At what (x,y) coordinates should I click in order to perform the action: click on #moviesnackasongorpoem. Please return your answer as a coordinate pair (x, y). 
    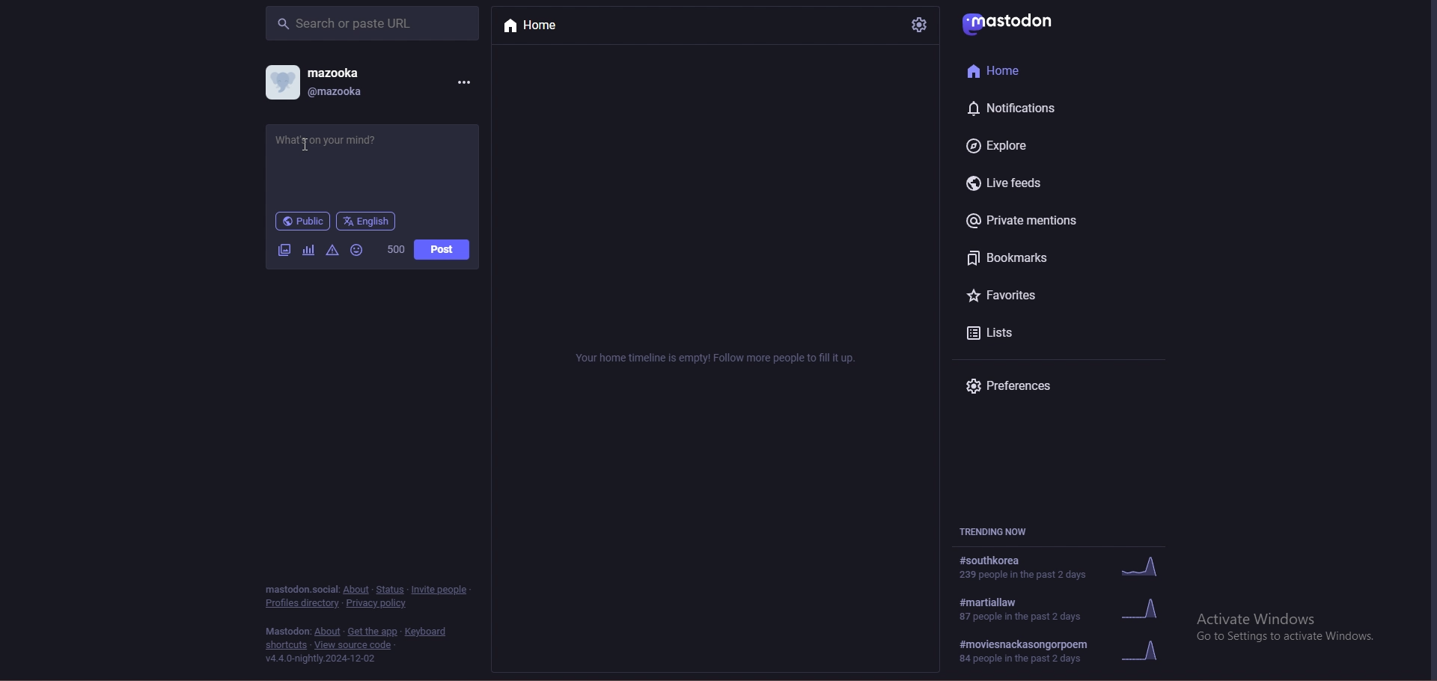
    Looking at the image, I should click on (1067, 652).